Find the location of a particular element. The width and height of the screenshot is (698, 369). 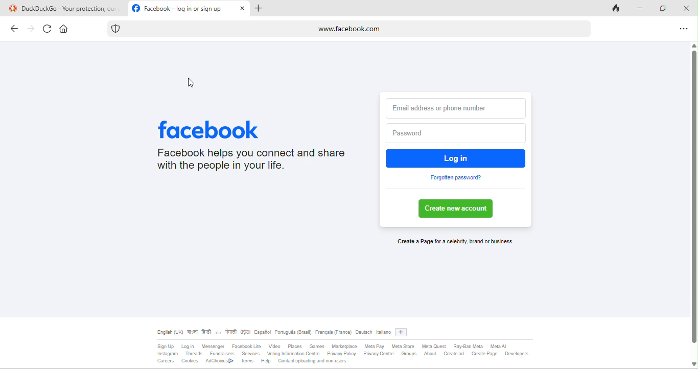

maximize is located at coordinates (666, 9).